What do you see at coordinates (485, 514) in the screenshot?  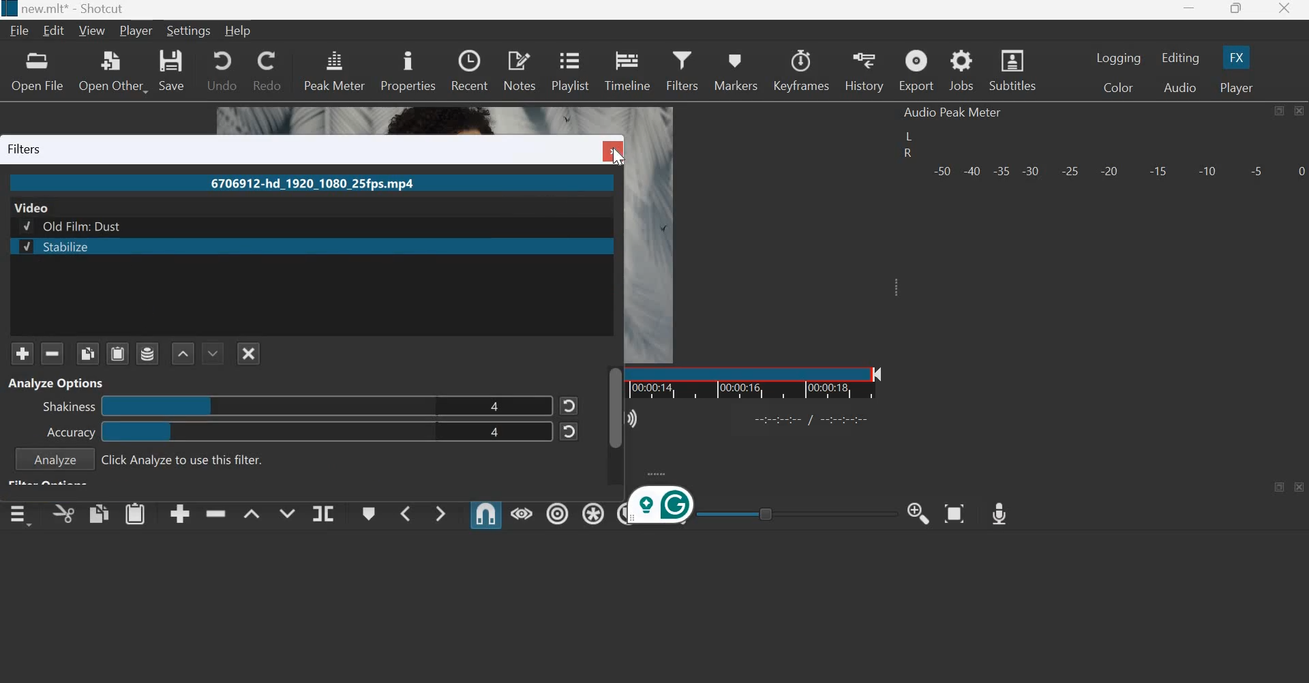 I see `Snap` at bounding box center [485, 514].